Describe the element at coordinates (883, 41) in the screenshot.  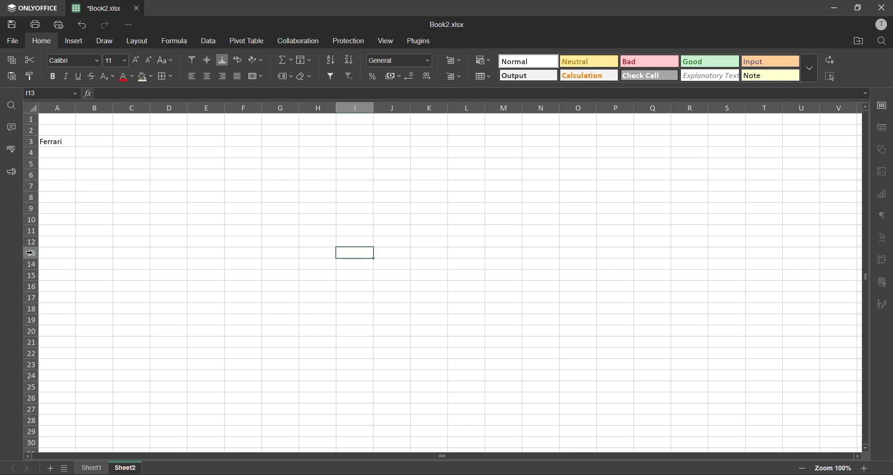
I see `find` at that location.